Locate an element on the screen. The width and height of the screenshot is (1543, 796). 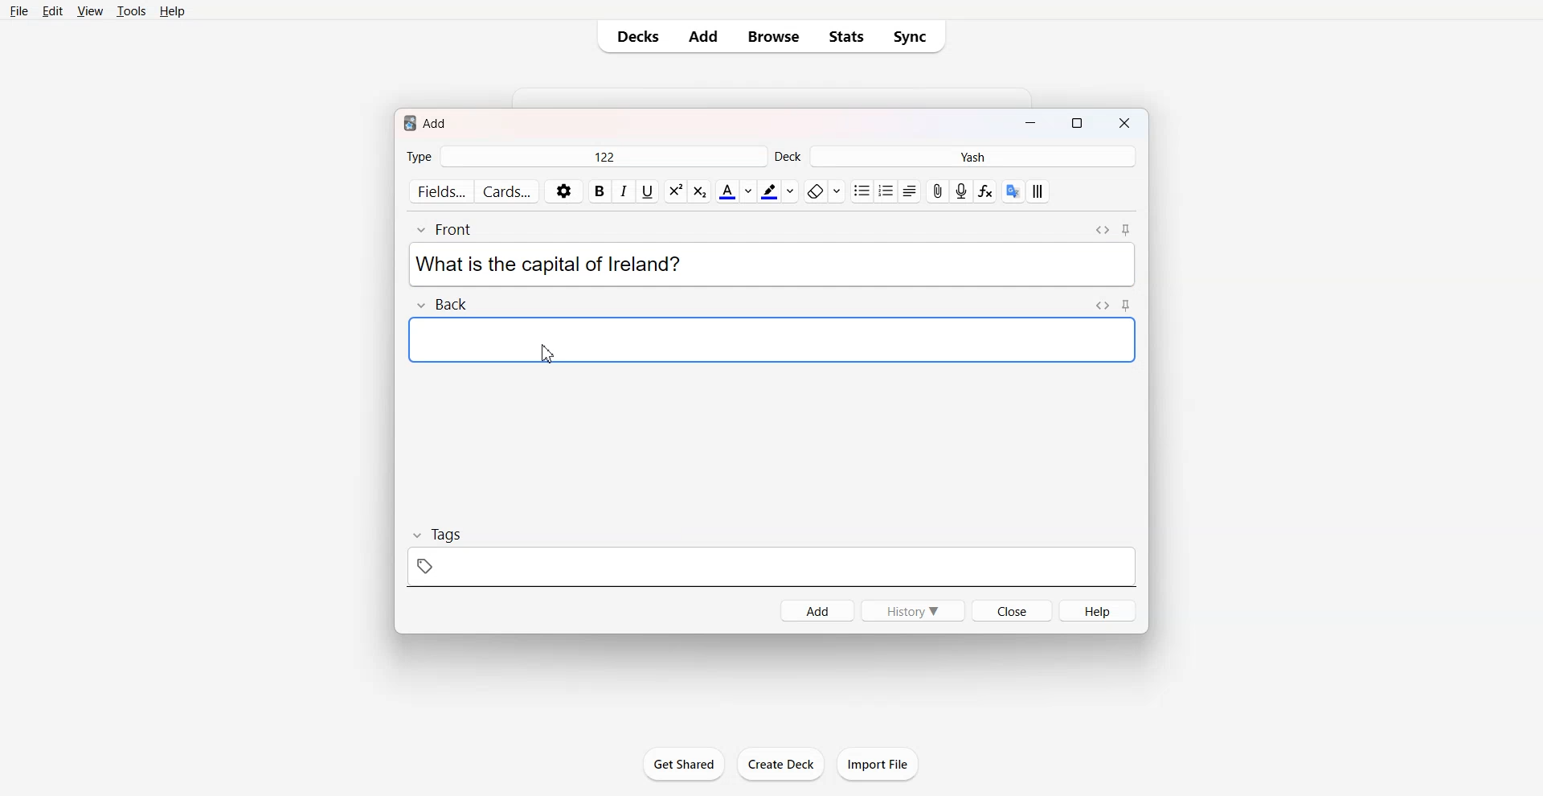
back input field is located at coordinates (771, 339).